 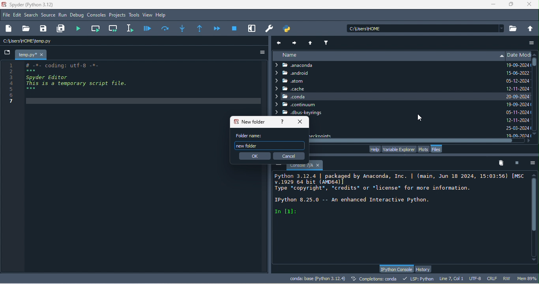 I want to click on atom, so click(x=301, y=81).